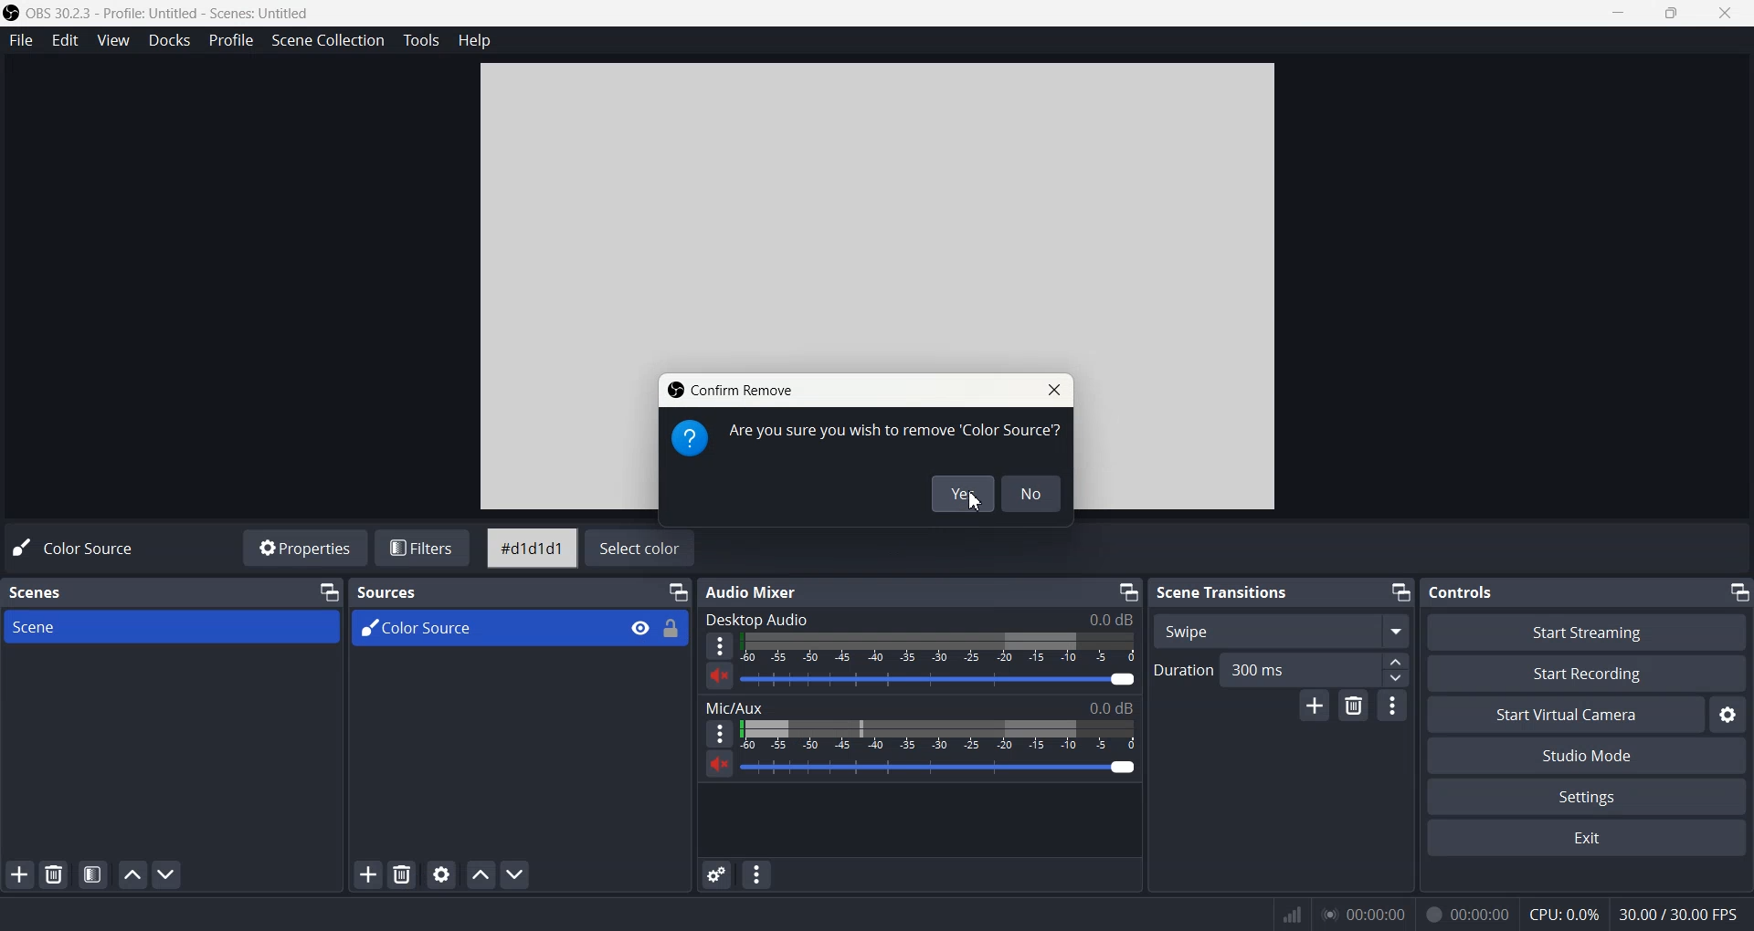 The width and height of the screenshot is (1754, 931). What do you see at coordinates (301, 548) in the screenshot?
I see `Properties` at bounding box center [301, 548].